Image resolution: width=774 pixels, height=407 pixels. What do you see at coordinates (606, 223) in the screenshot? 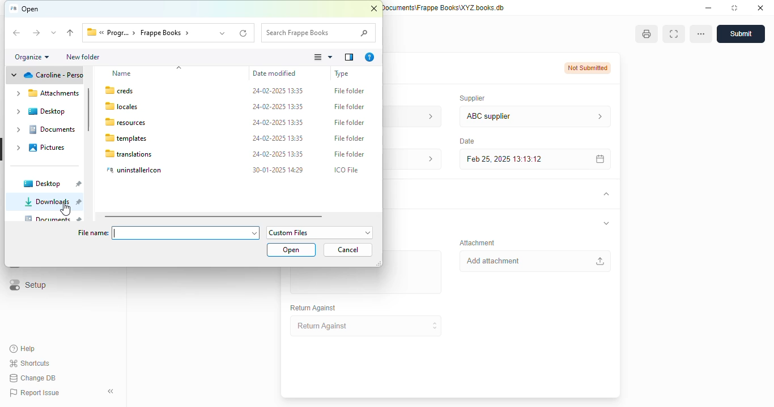
I see `toggle expand/collapse` at bounding box center [606, 223].